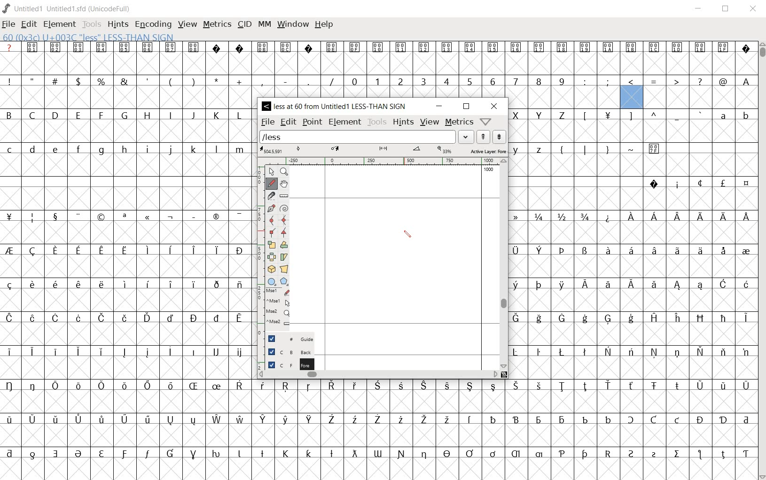  I want to click on empty cells, so click(632, 333).